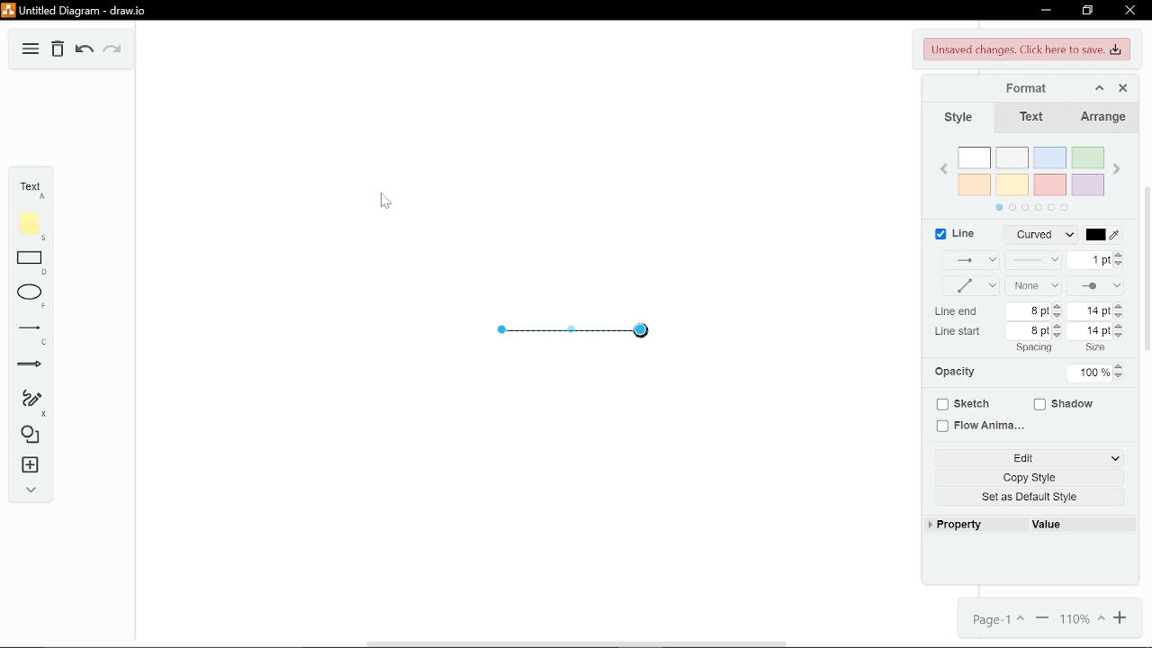 Image resolution: width=1152 pixels, height=648 pixels. Describe the element at coordinates (31, 488) in the screenshot. I see `Expand / collapse` at that location.